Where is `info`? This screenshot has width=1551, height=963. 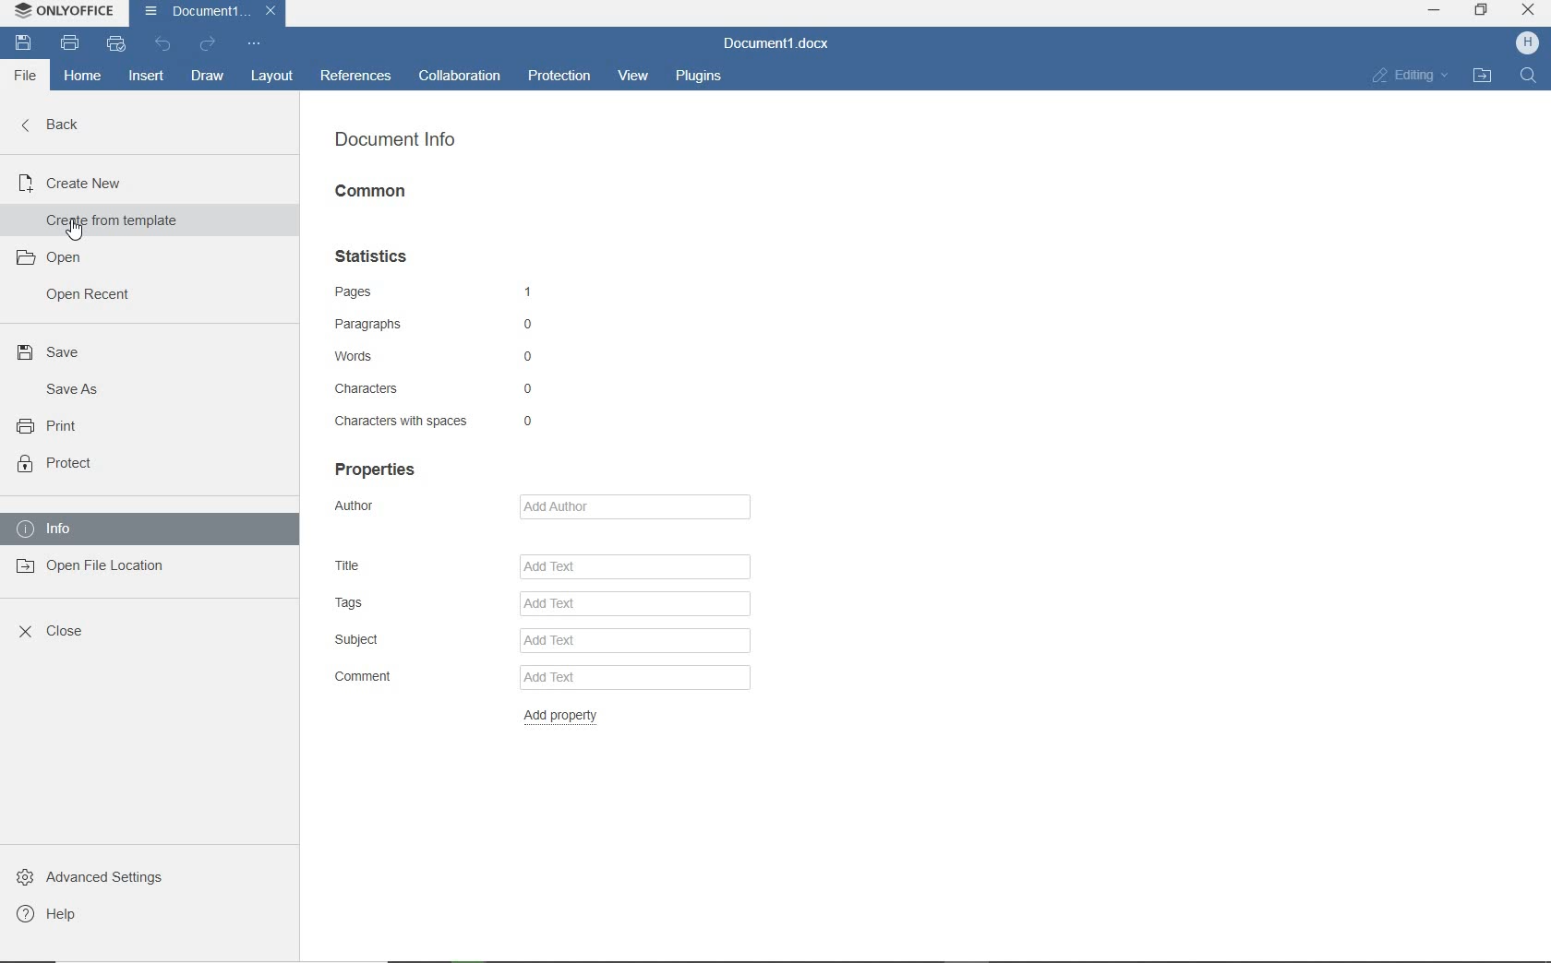 info is located at coordinates (99, 527).